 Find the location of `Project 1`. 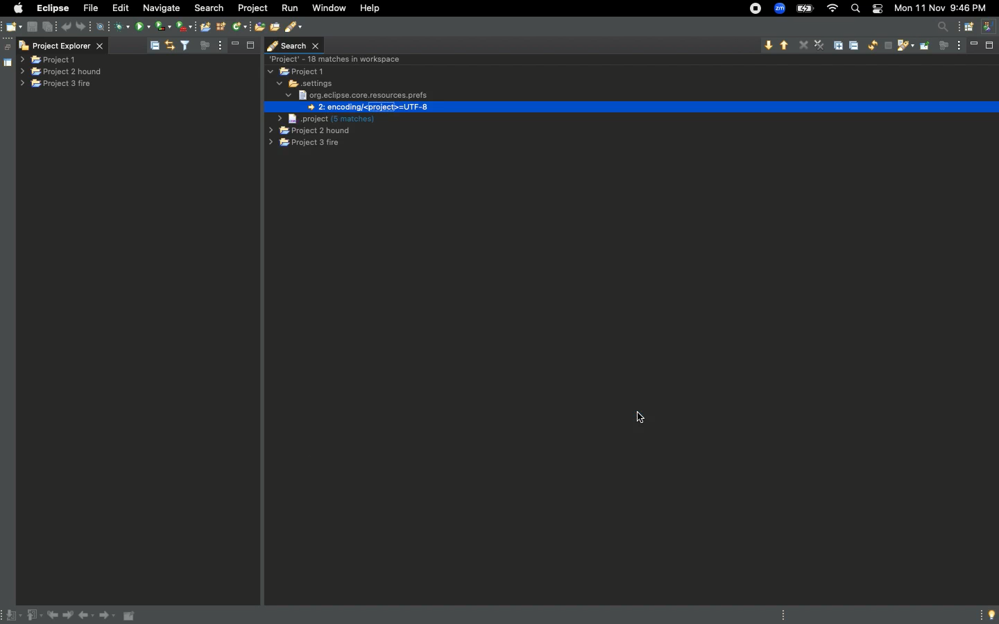

Project 1 is located at coordinates (298, 73).